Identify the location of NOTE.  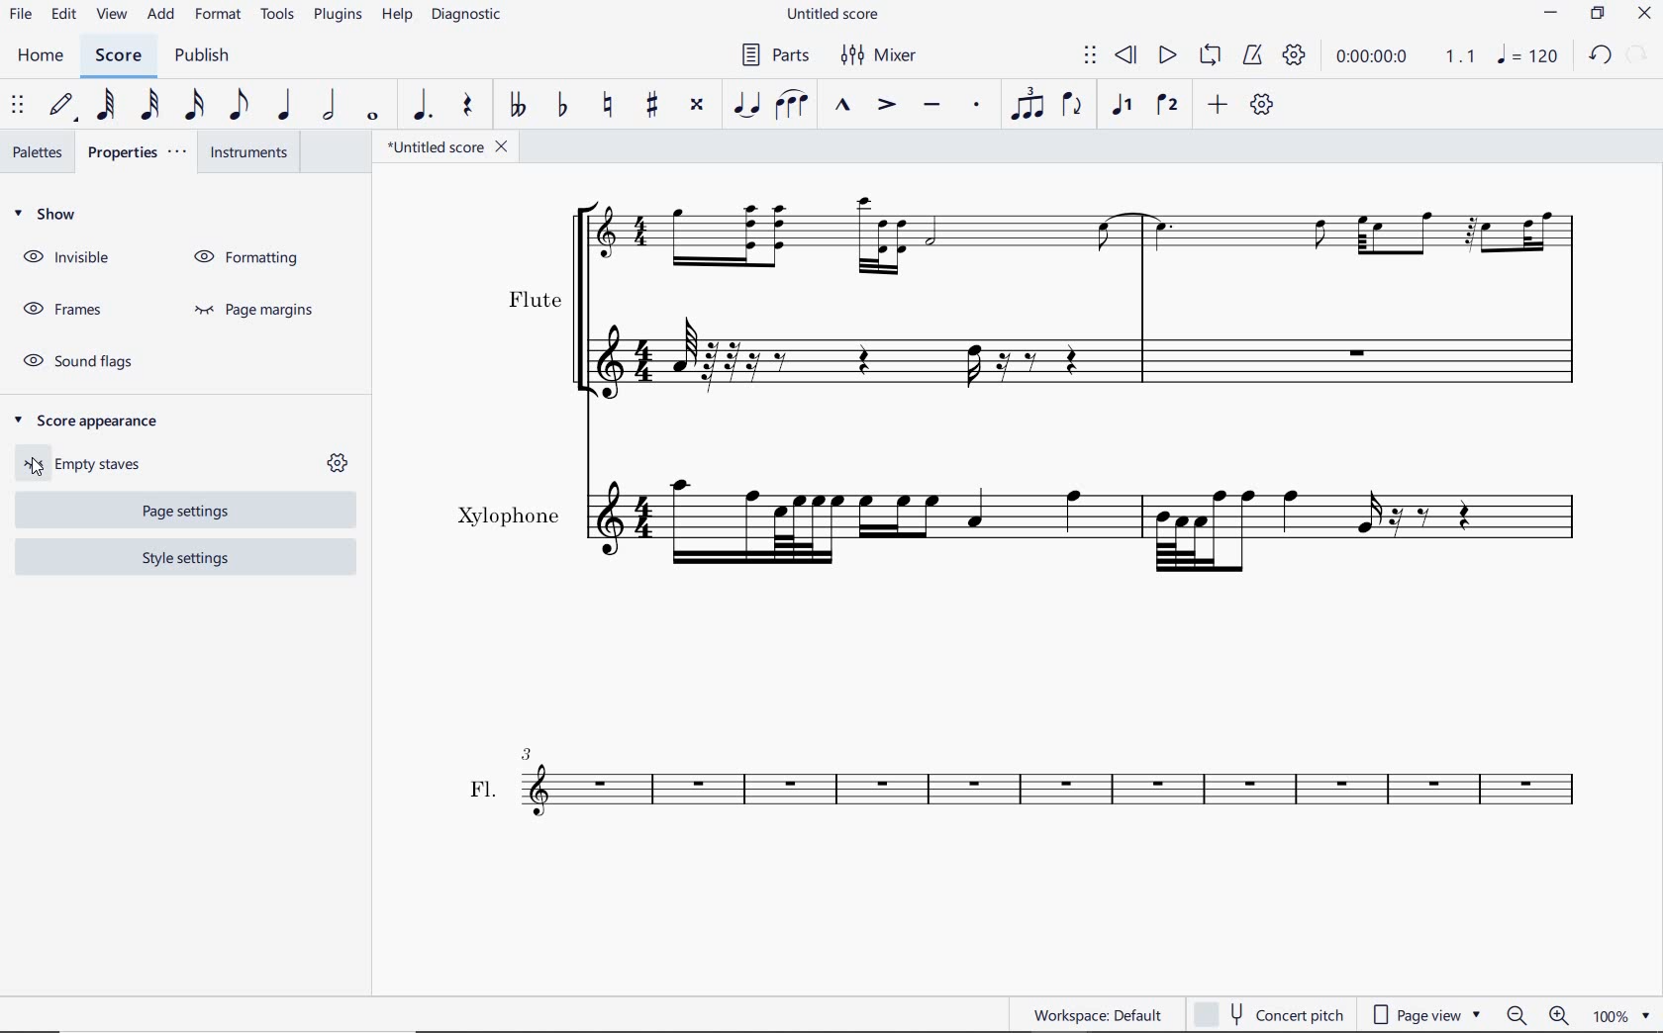
(1530, 55).